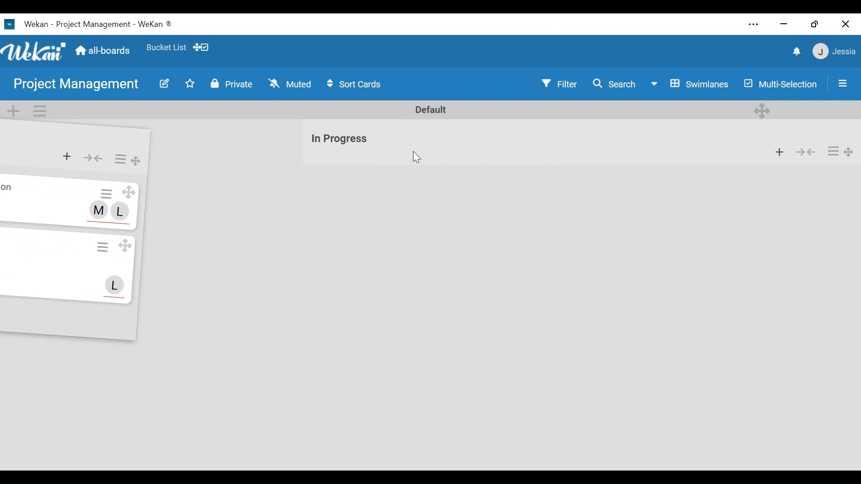 Image resolution: width=861 pixels, height=484 pixels. Describe the element at coordinates (690, 84) in the screenshot. I see `Board View` at that location.